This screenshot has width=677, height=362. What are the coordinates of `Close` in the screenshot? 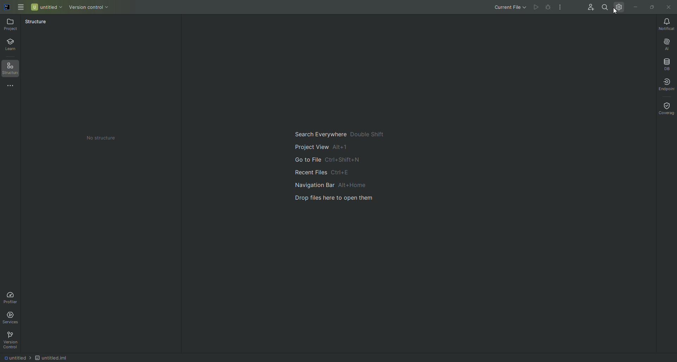 It's located at (670, 7).